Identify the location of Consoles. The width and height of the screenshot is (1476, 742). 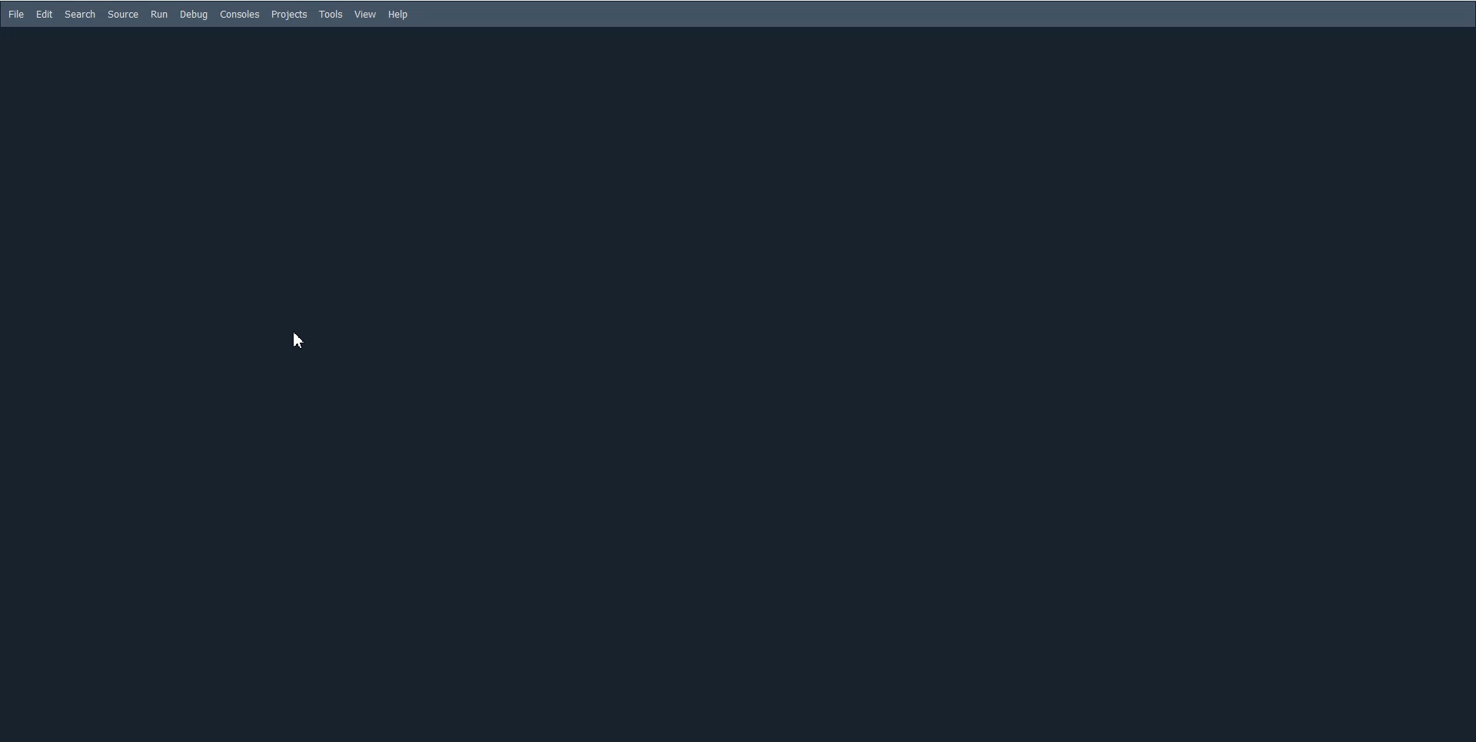
(240, 14).